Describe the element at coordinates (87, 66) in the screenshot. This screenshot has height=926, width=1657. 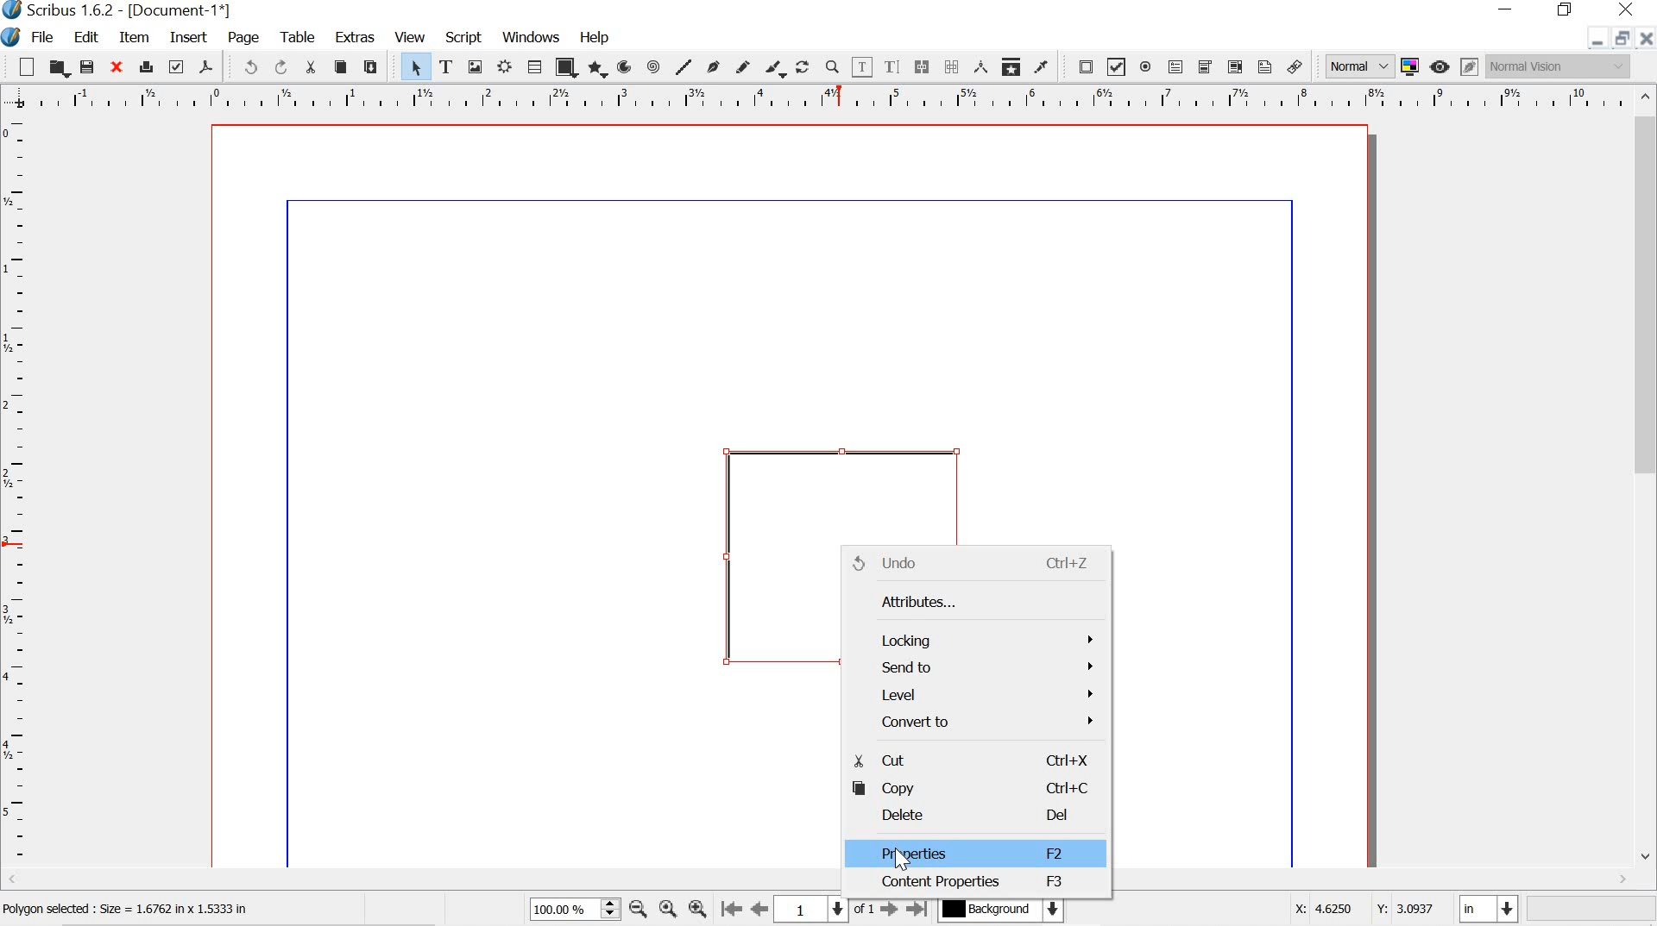
I see `save` at that location.